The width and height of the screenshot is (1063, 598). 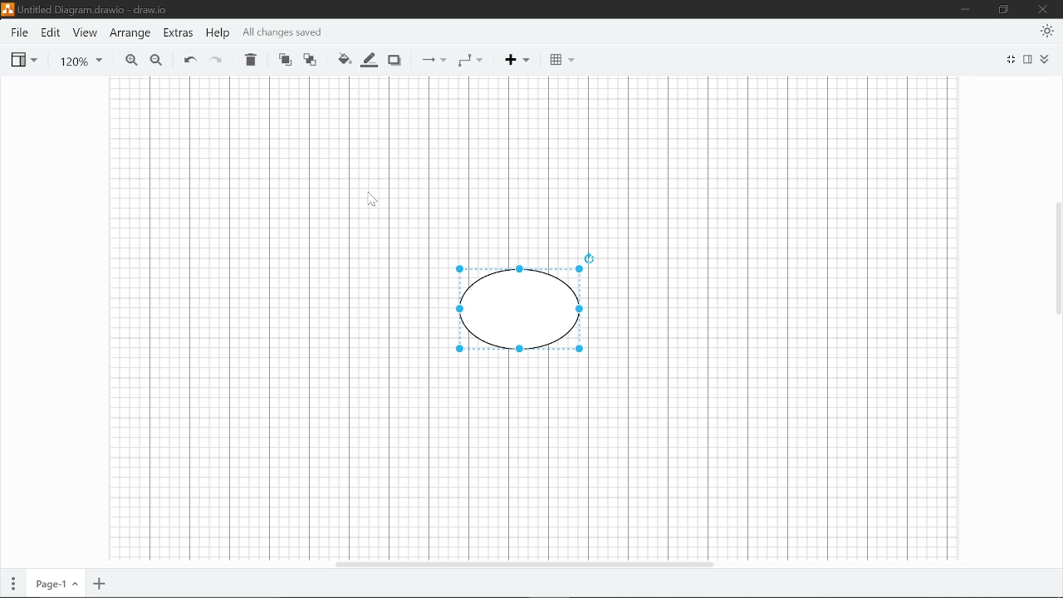 I want to click on view, so click(x=25, y=59).